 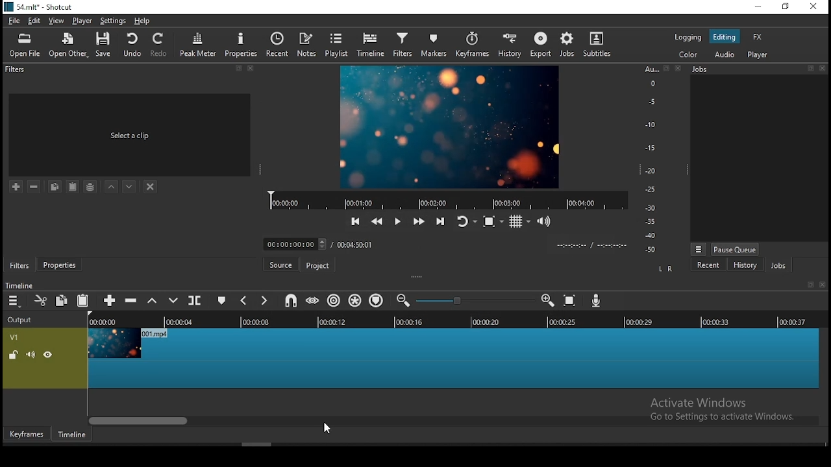 I want to click on jobs, so click(x=568, y=44).